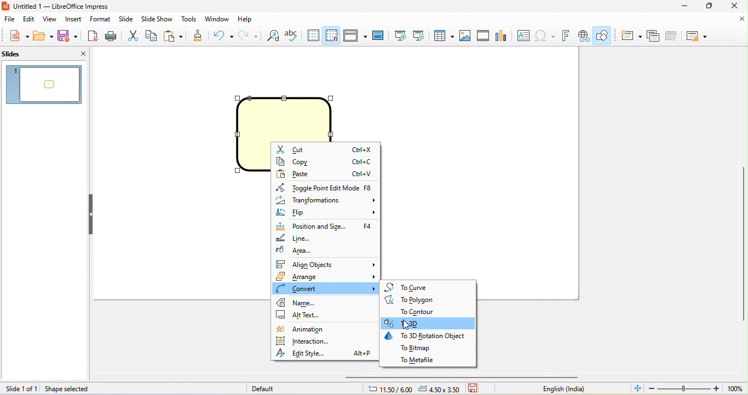  I want to click on arrange, so click(326, 276).